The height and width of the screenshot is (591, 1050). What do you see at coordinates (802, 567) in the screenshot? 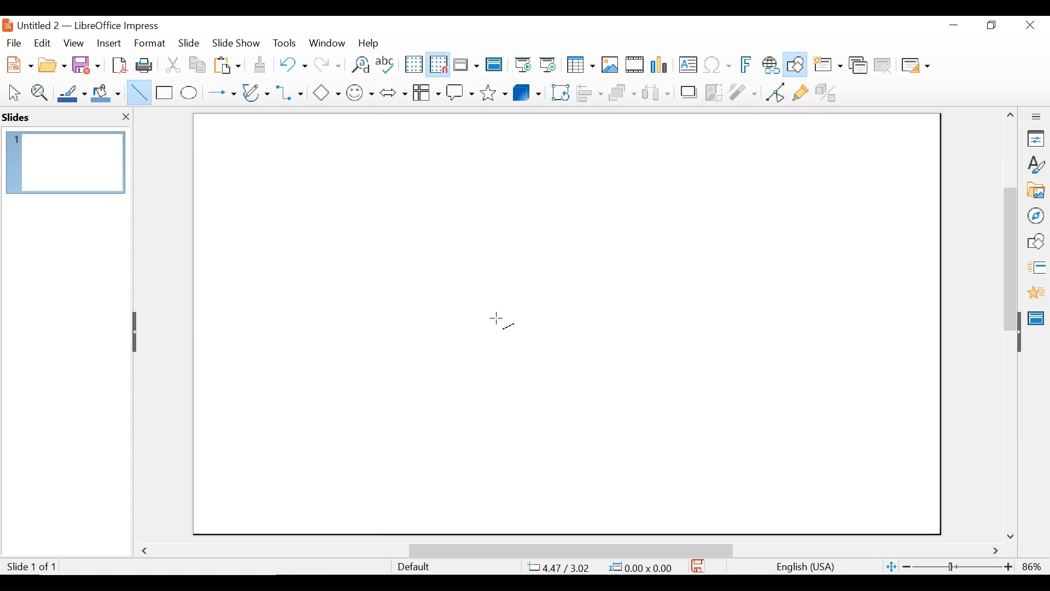
I see `English(USA)` at bounding box center [802, 567].